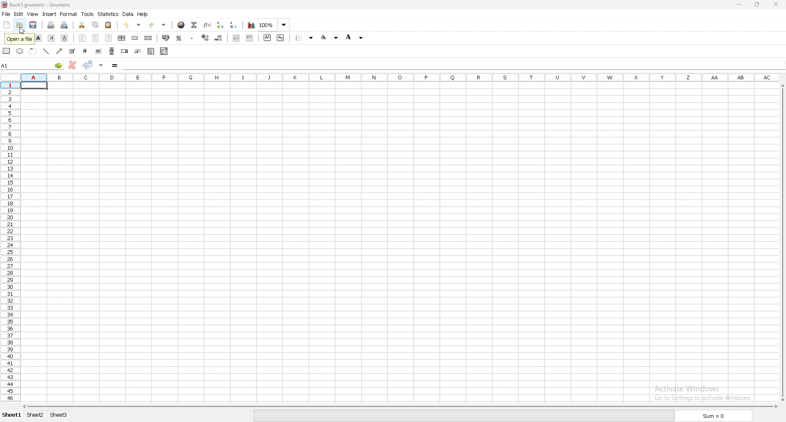 Image resolution: width=786 pixels, height=422 pixels. Describe the element at coordinates (181, 25) in the screenshot. I see `hyperlink` at that location.